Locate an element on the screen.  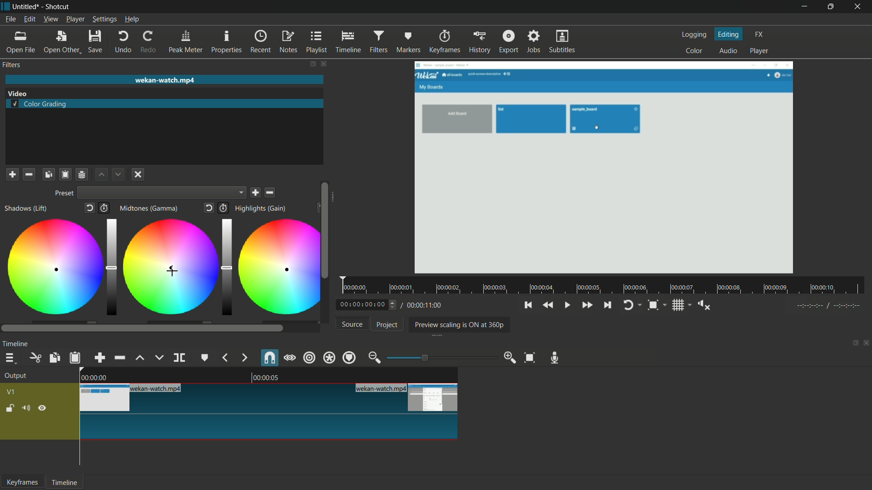
close timeline is located at coordinates (867, 344).